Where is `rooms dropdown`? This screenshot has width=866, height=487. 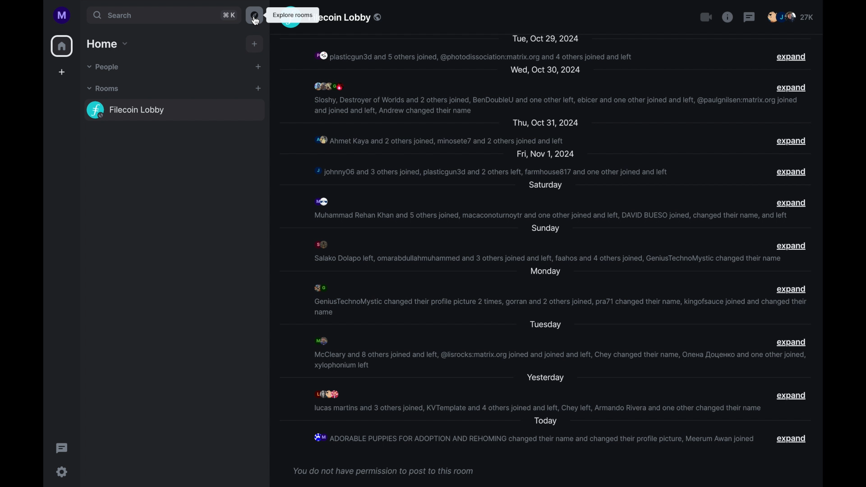 rooms dropdown is located at coordinates (105, 89).